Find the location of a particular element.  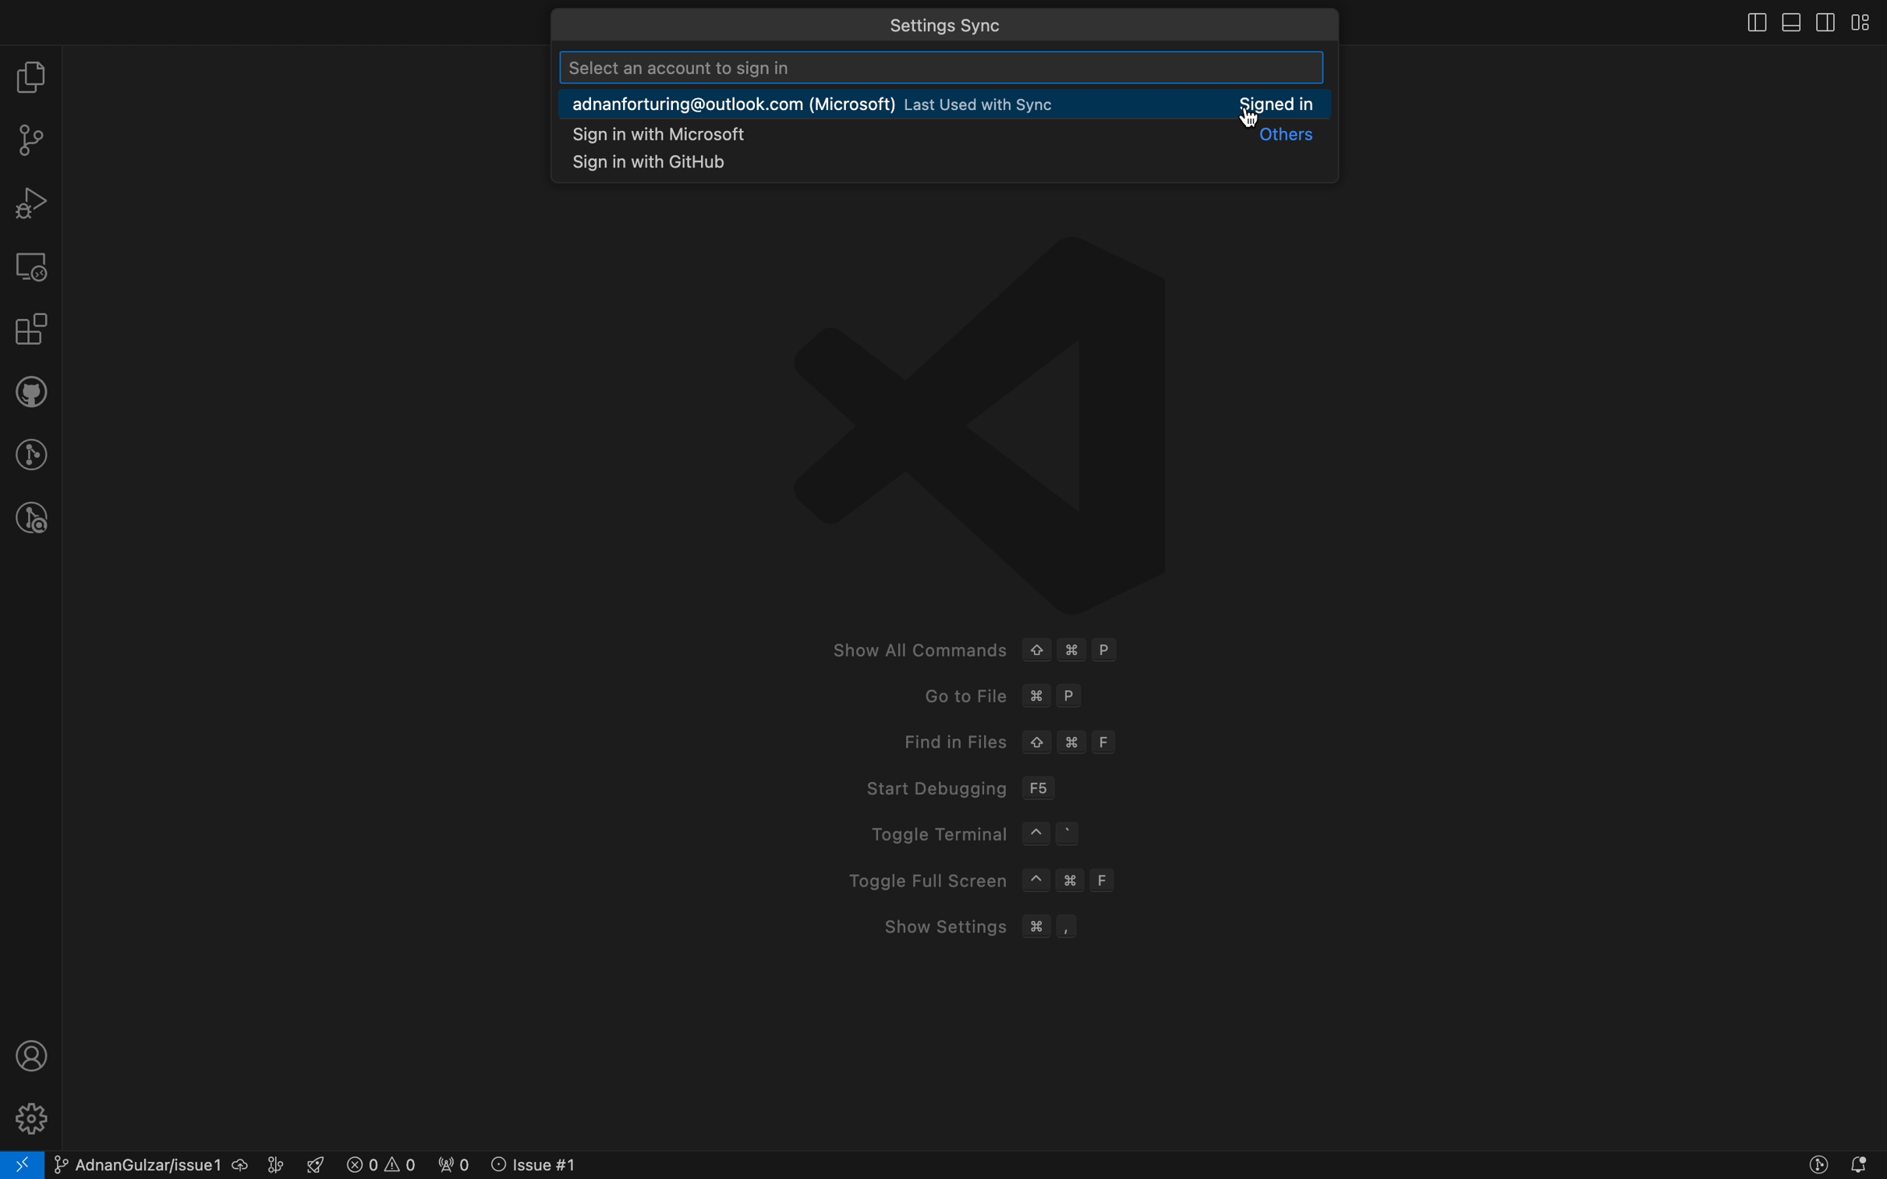

debugger is located at coordinates (31, 202).